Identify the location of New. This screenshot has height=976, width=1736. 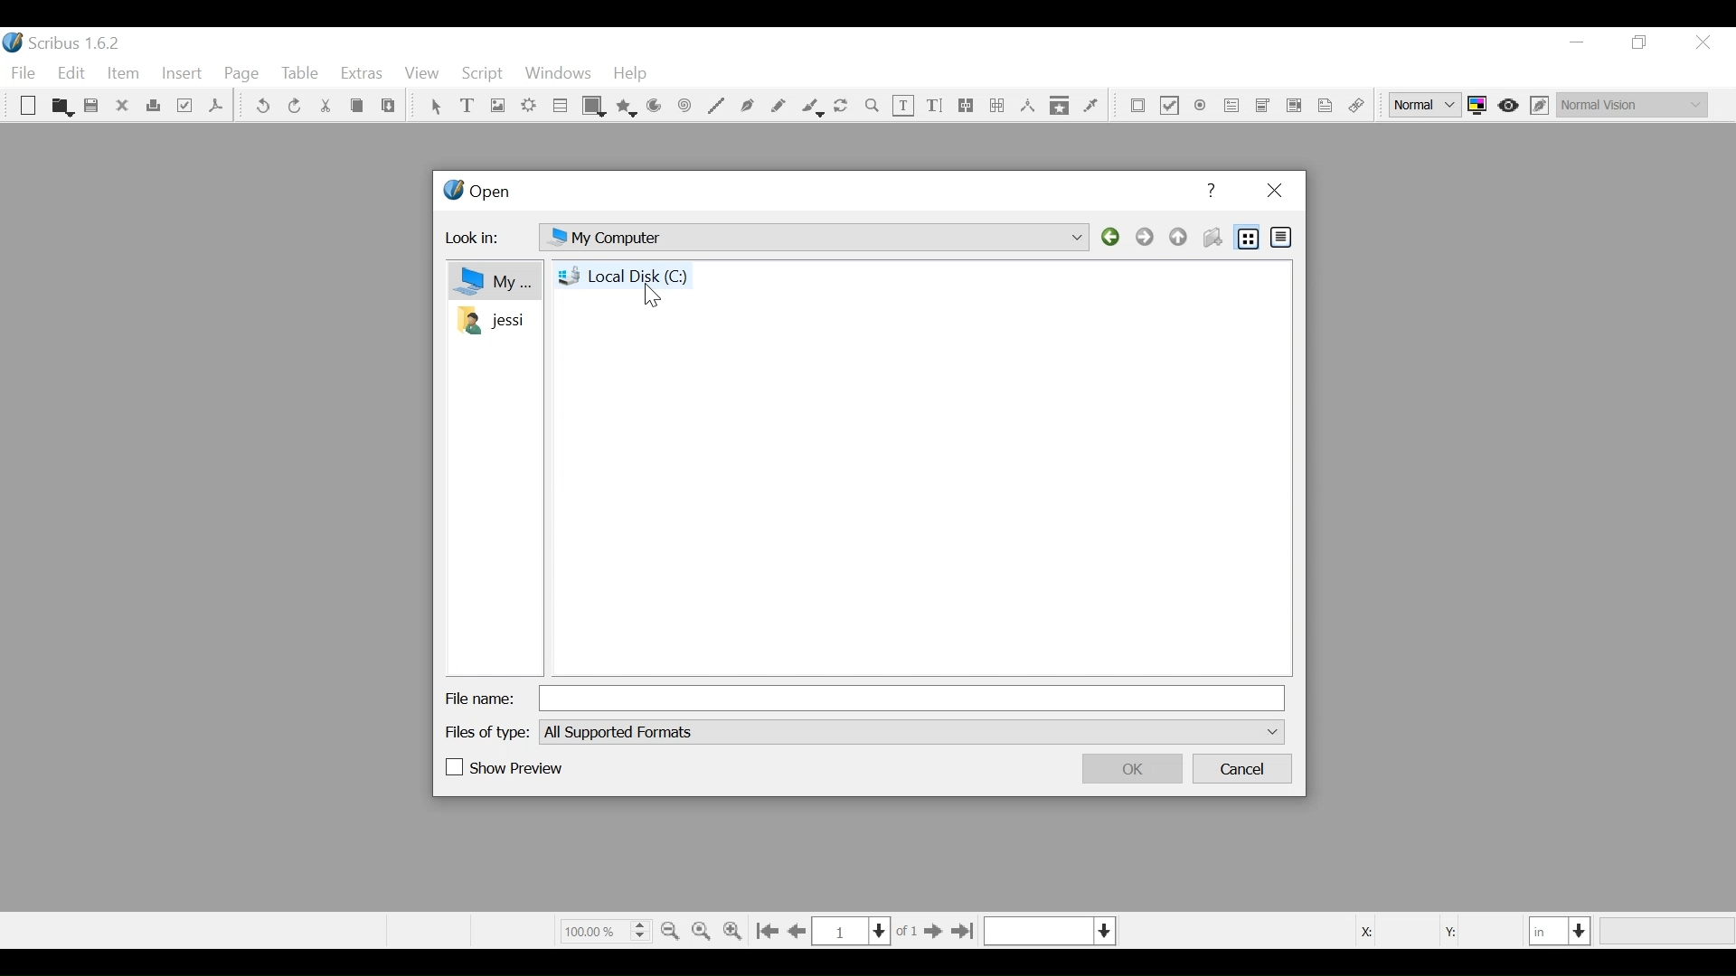
(28, 108).